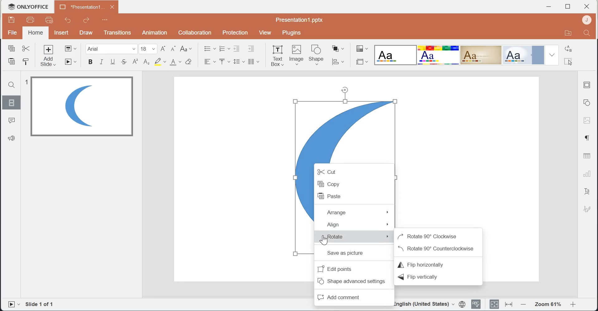  Describe the element at coordinates (31, 20) in the screenshot. I see `Print file` at that location.